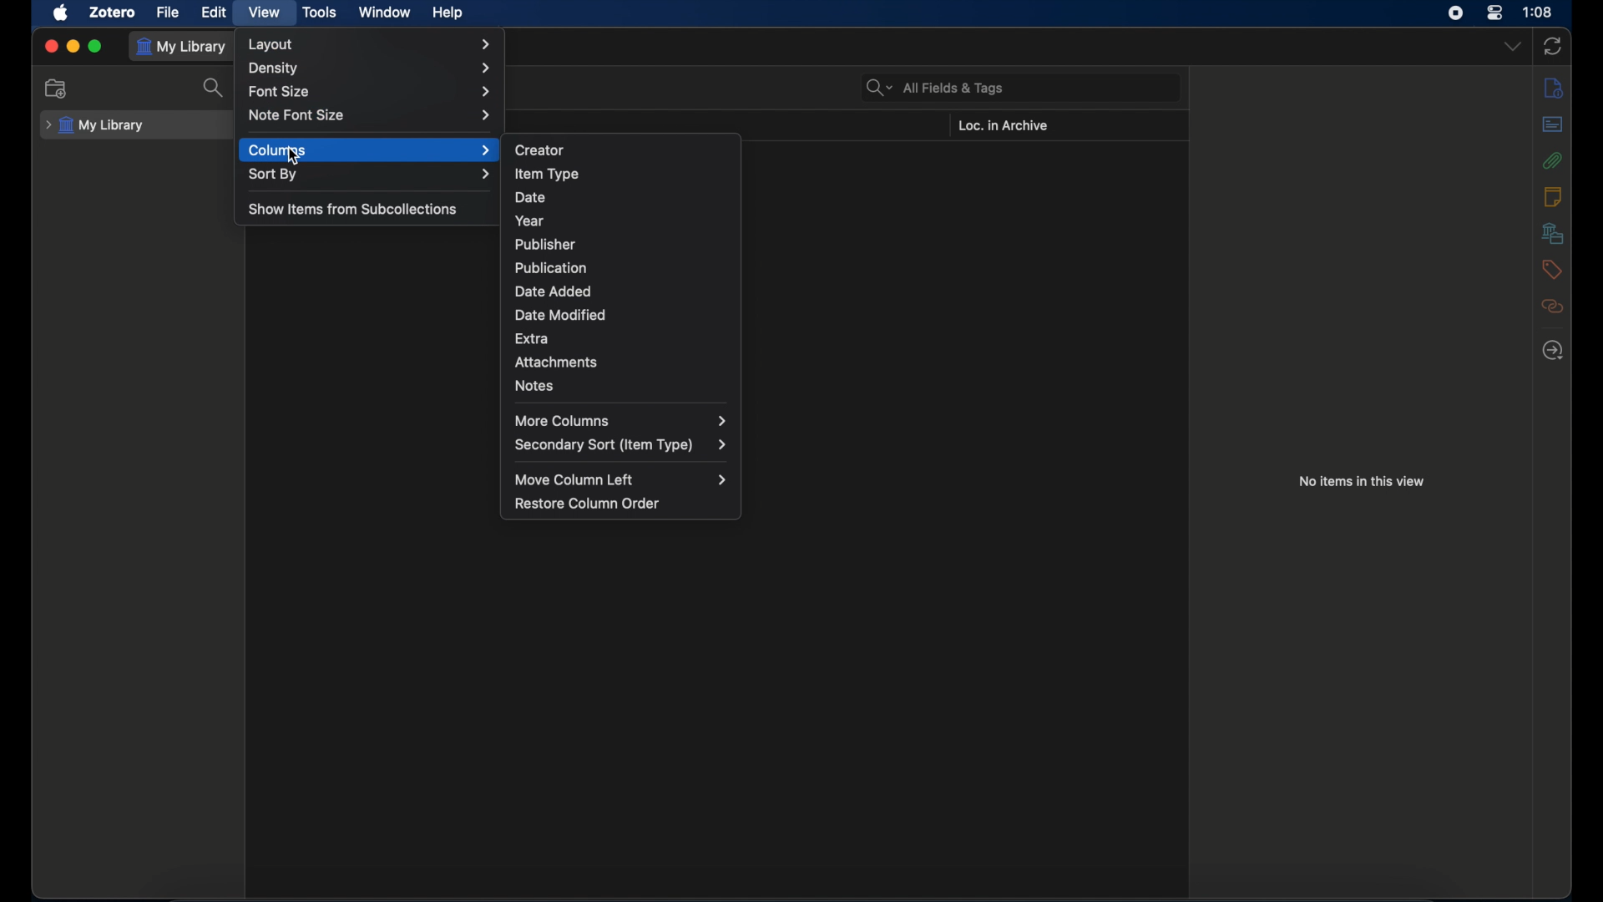 This screenshot has width=1603, height=902. What do you see at coordinates (1551, 270) in the screenshot?
I see `tags` at bounding box center [1551, 270].